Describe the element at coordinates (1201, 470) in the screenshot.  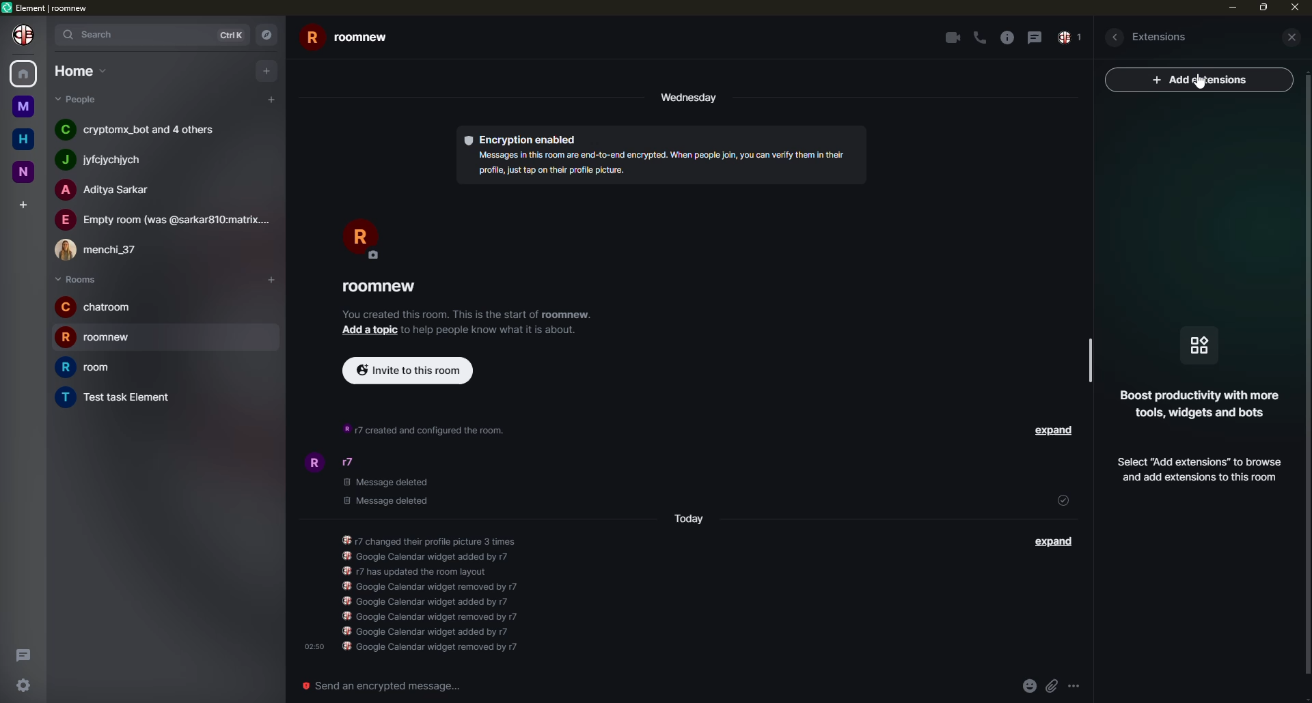
I see `add` at that location.